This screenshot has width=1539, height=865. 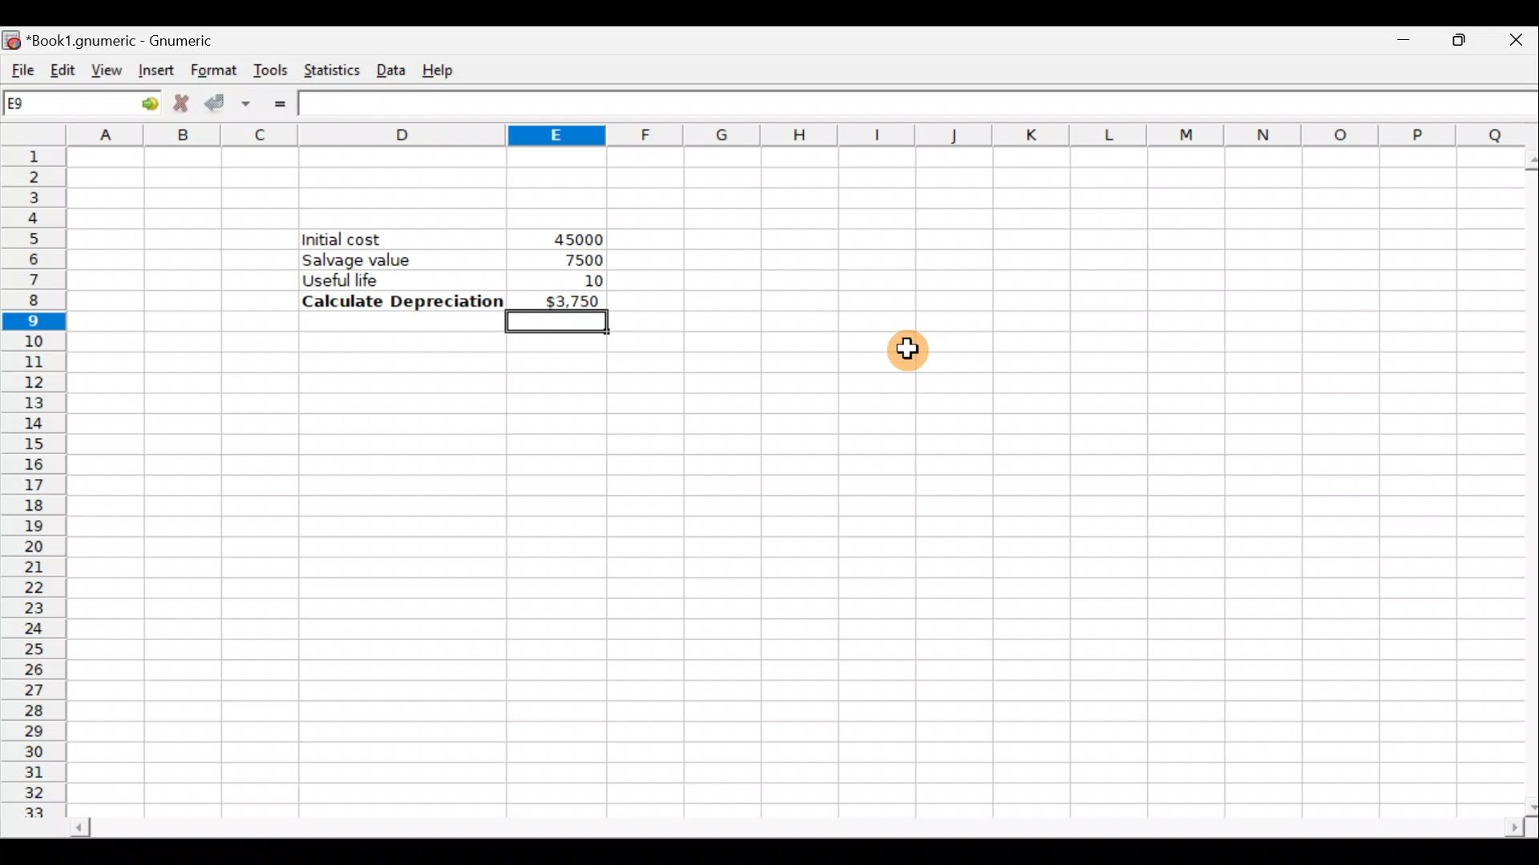 I want to click on 45000, so click(x=574, y=237).